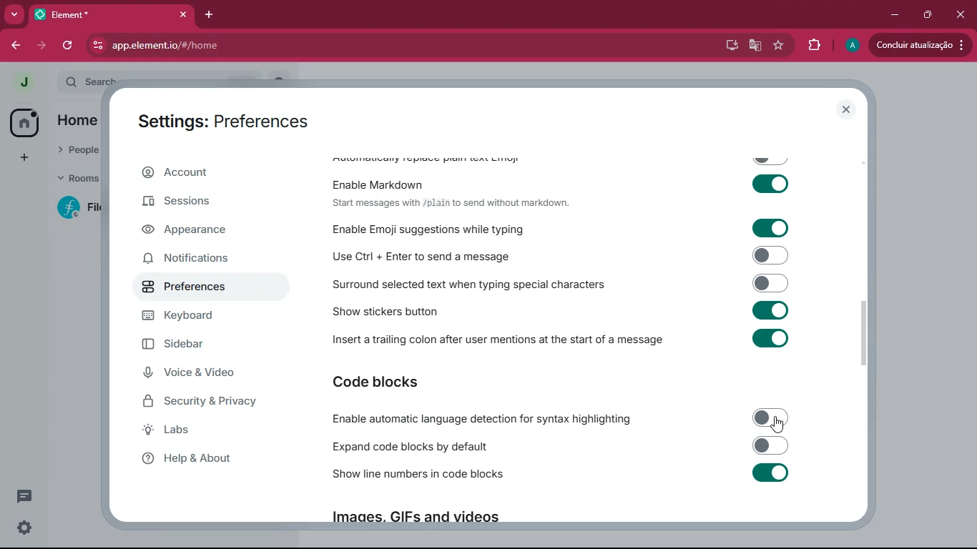  What do you see at coordinates (558, 257) in the screenshot?
I see `Use Ctrl + Enter to send a message` at bounding box center [558, 257].